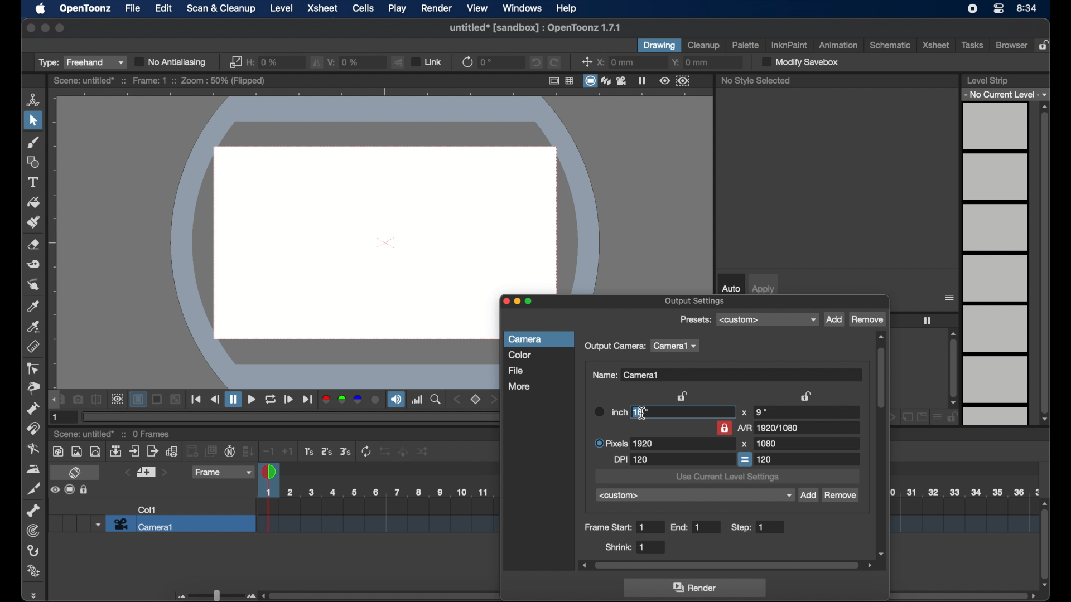  I want to click on shrink, so click(626, 547).